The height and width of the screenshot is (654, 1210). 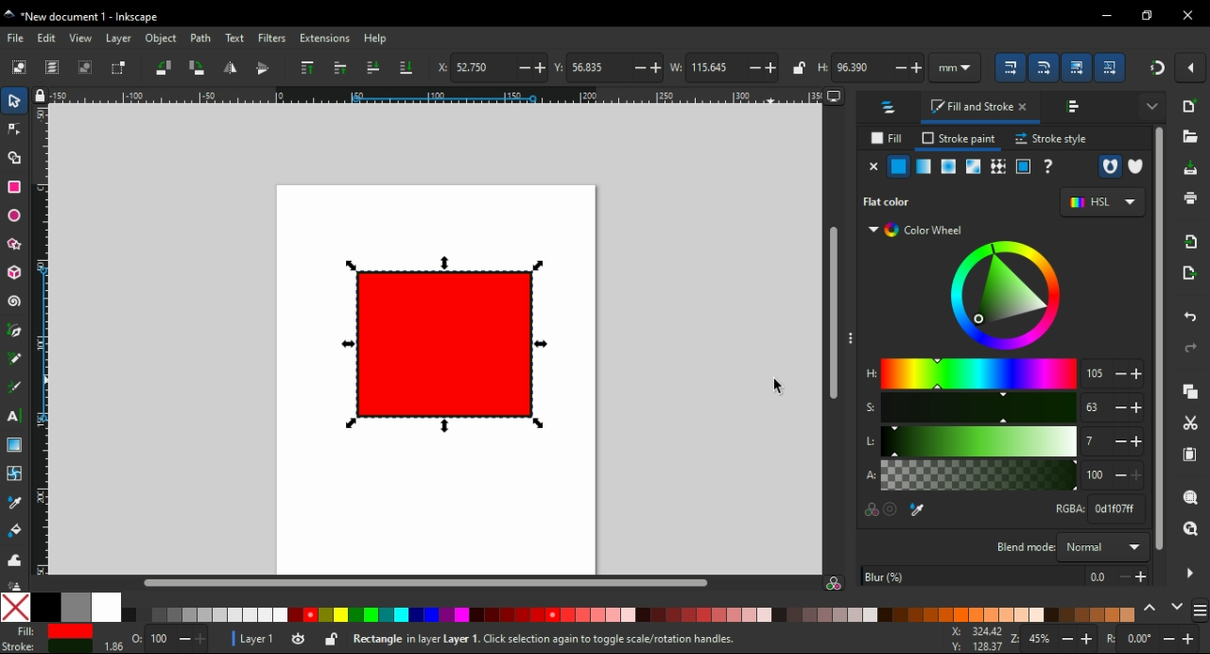 What do you see at coordinates (567, 608) in the screenshot?
I see `color options` at bounding box center [567, 608].